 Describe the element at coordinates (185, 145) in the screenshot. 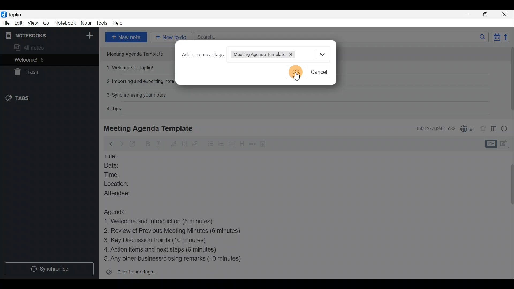

I see `Code` at that location.